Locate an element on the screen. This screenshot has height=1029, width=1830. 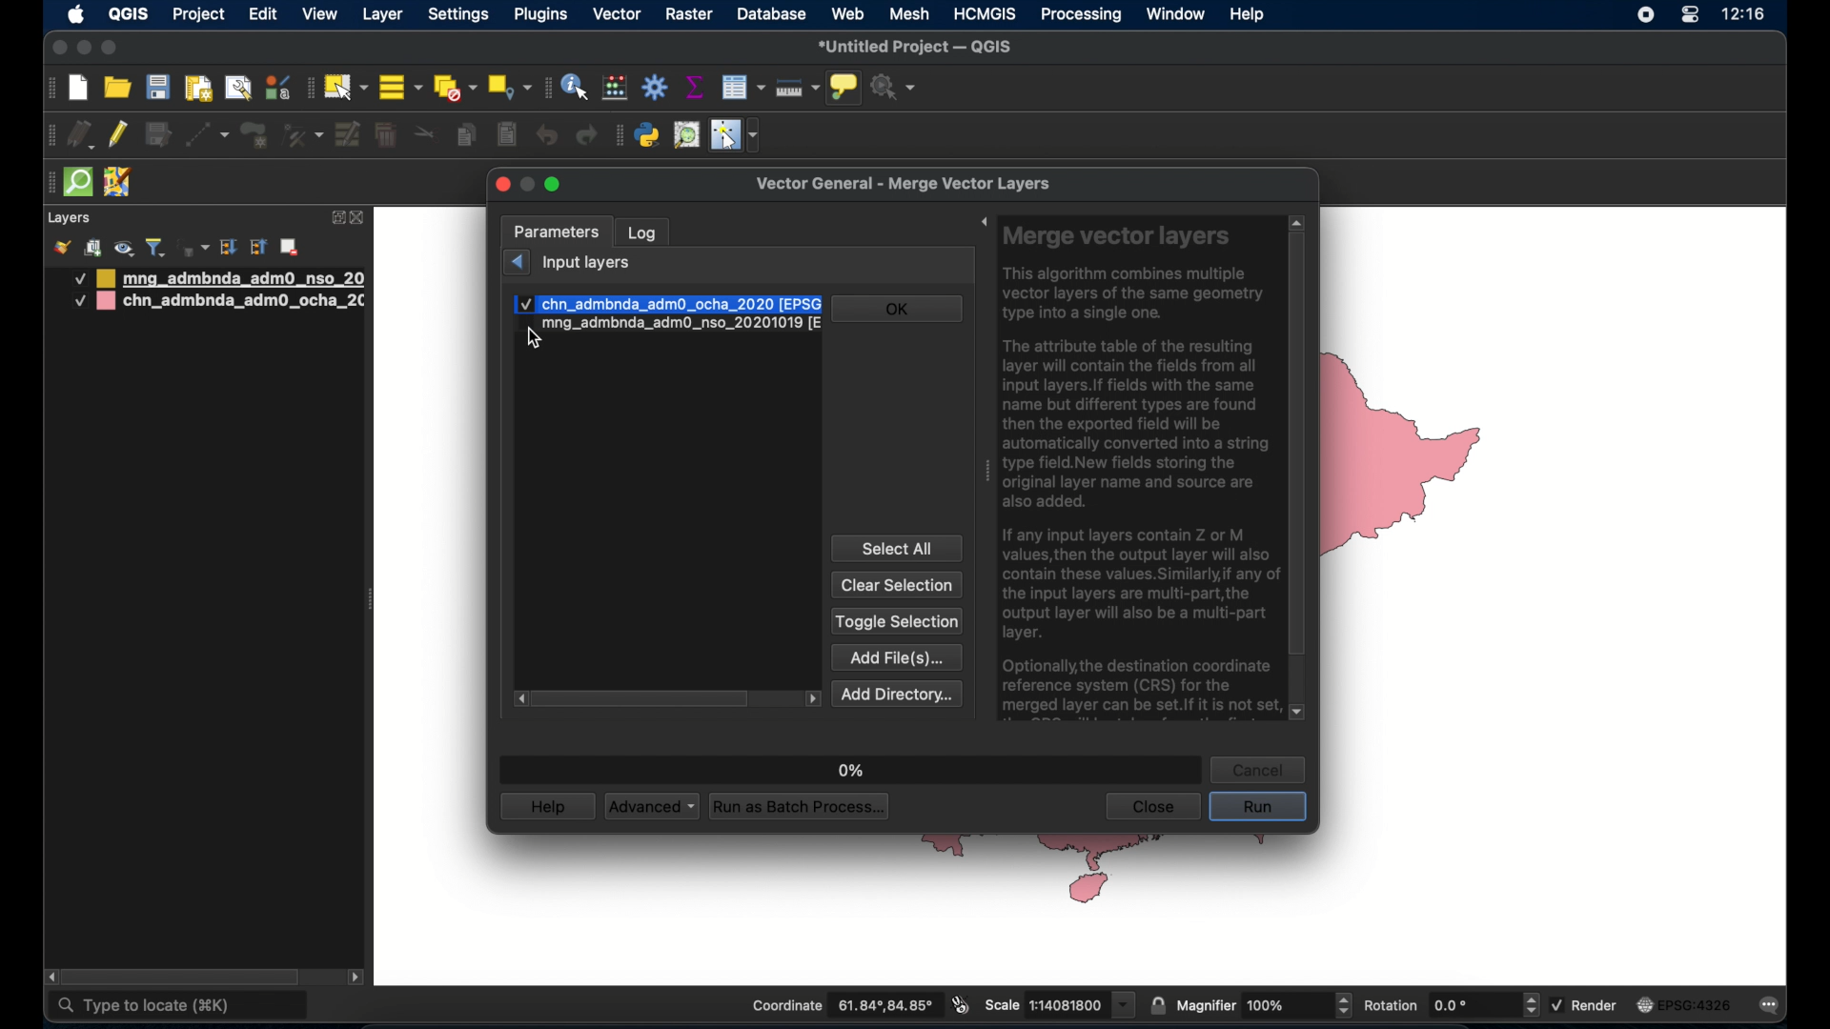
identify features is located at coordinates (575, 87).